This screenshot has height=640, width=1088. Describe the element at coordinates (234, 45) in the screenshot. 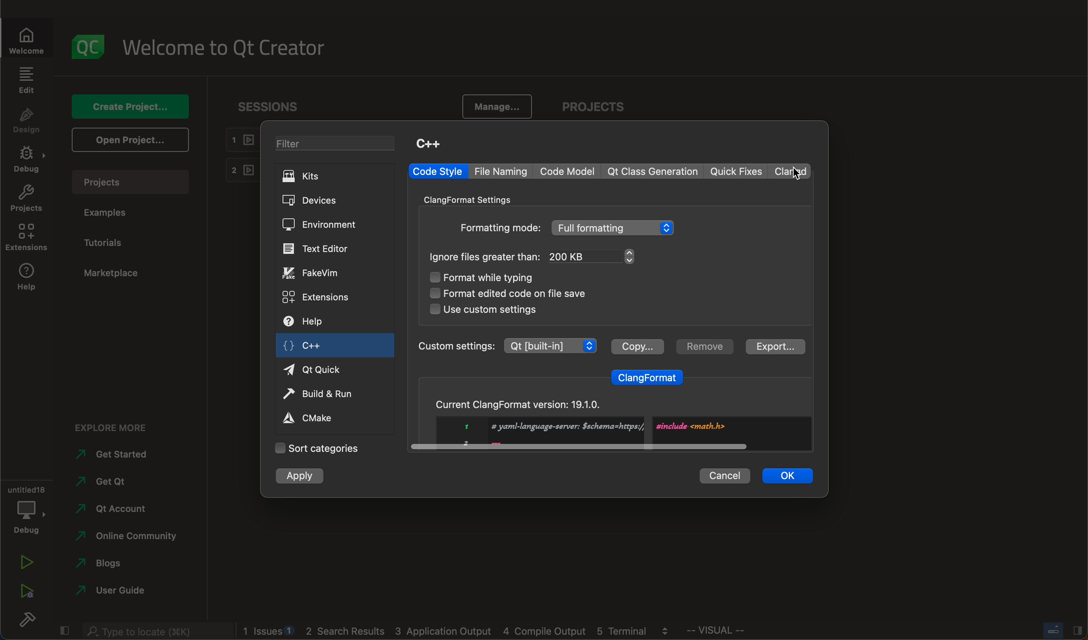

I see `welcome` at that location.